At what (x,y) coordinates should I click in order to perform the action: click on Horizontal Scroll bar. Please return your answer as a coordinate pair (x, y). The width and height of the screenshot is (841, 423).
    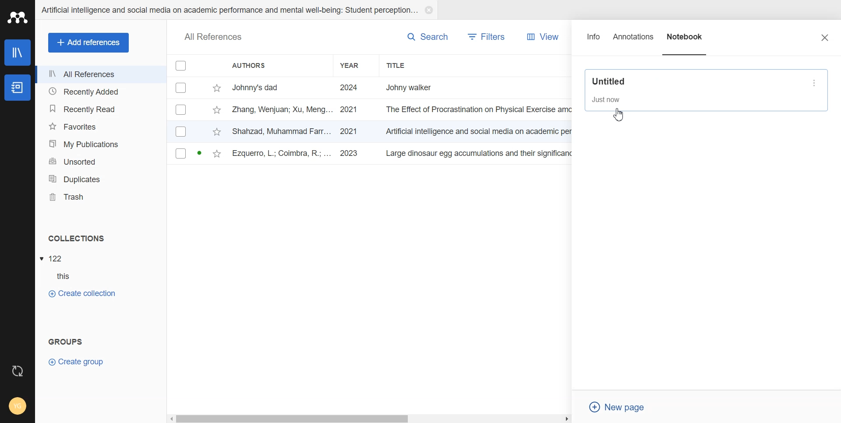
    Looking at the image, I should click on (370, 418).